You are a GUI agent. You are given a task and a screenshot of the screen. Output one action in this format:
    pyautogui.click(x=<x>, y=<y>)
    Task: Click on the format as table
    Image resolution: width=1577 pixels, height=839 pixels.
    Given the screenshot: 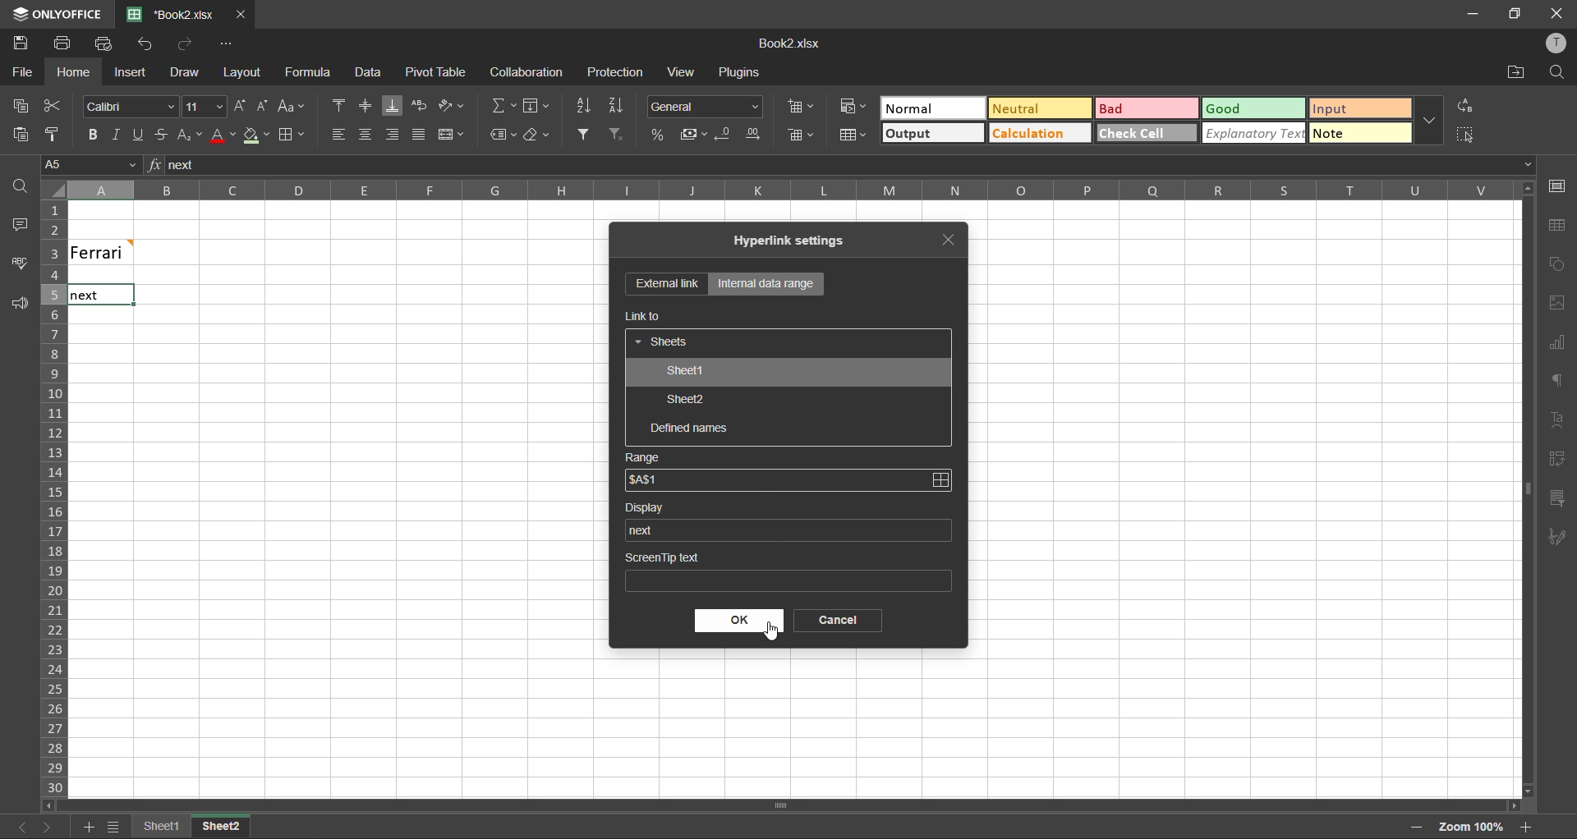 What is the action you would take?
    pyautogui.click(x=850, y=135)
    